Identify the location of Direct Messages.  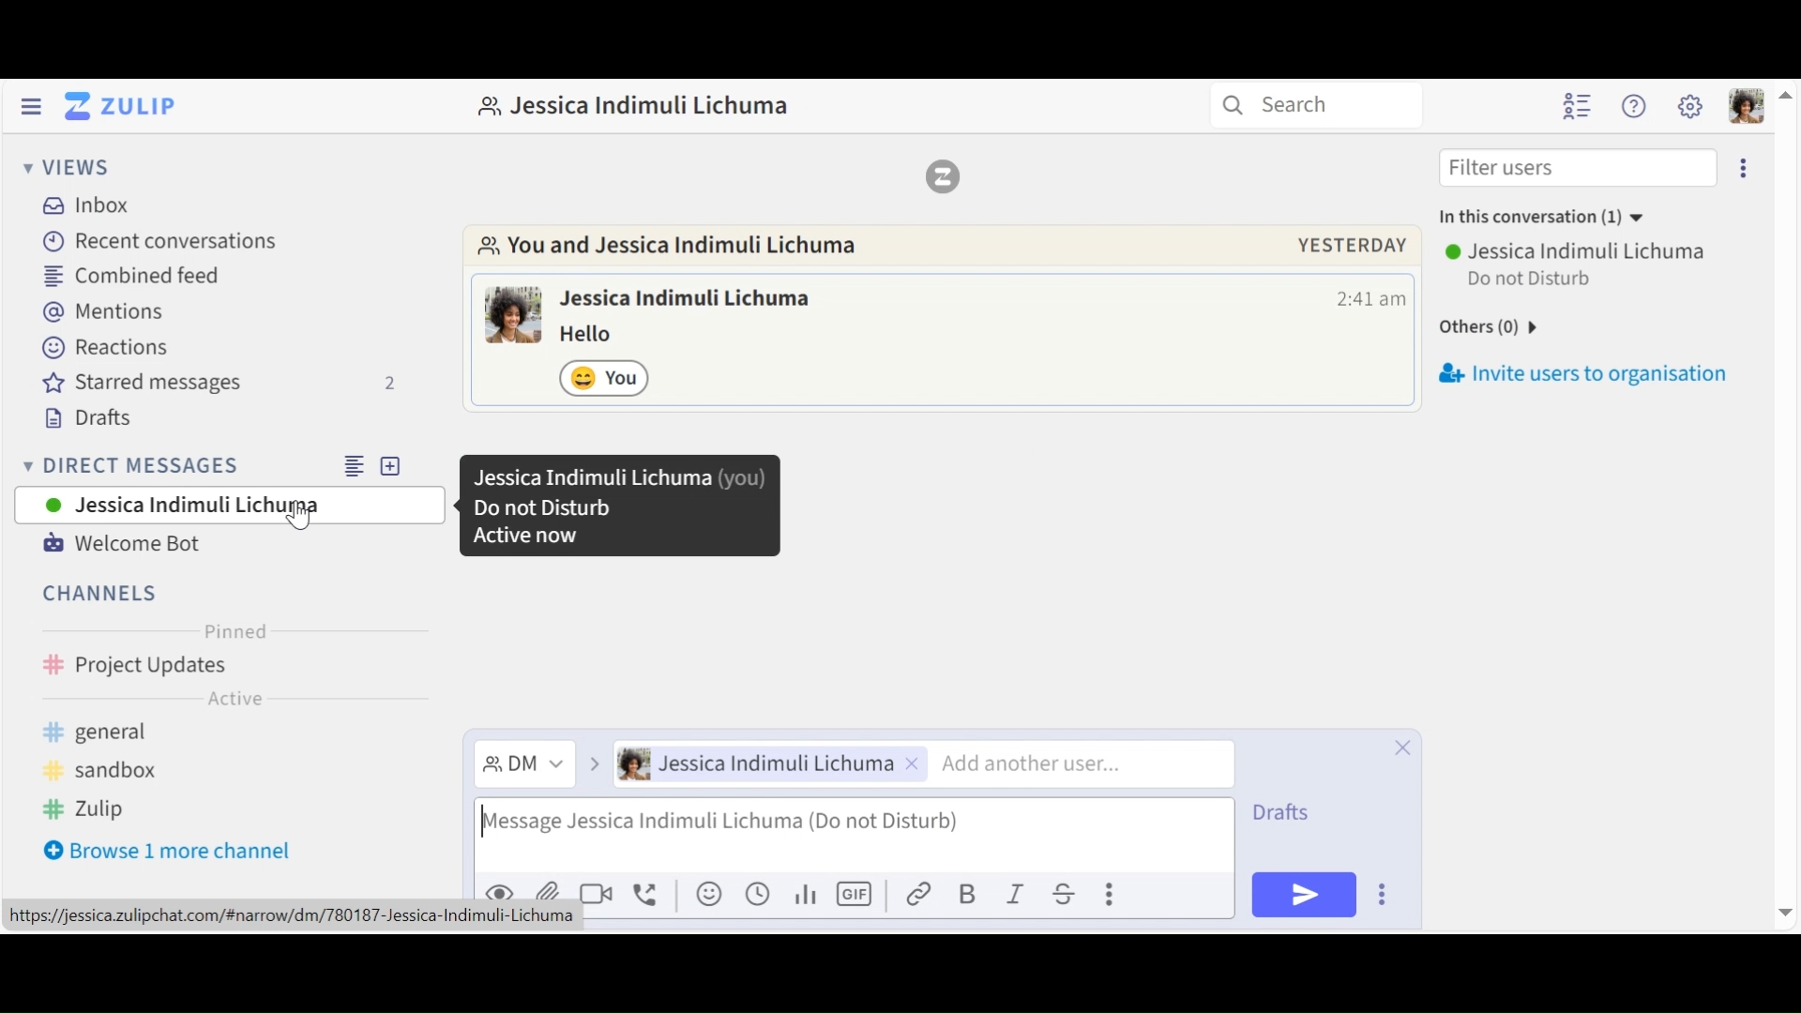
(224, 464).